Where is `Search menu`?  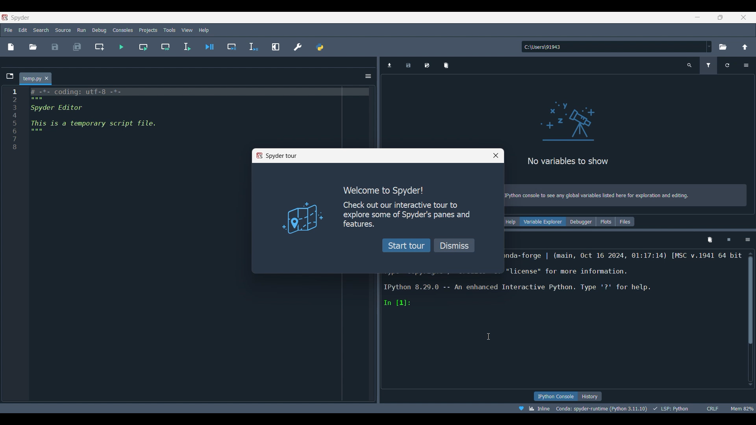
Search menu is located at coordinates (41, 30).